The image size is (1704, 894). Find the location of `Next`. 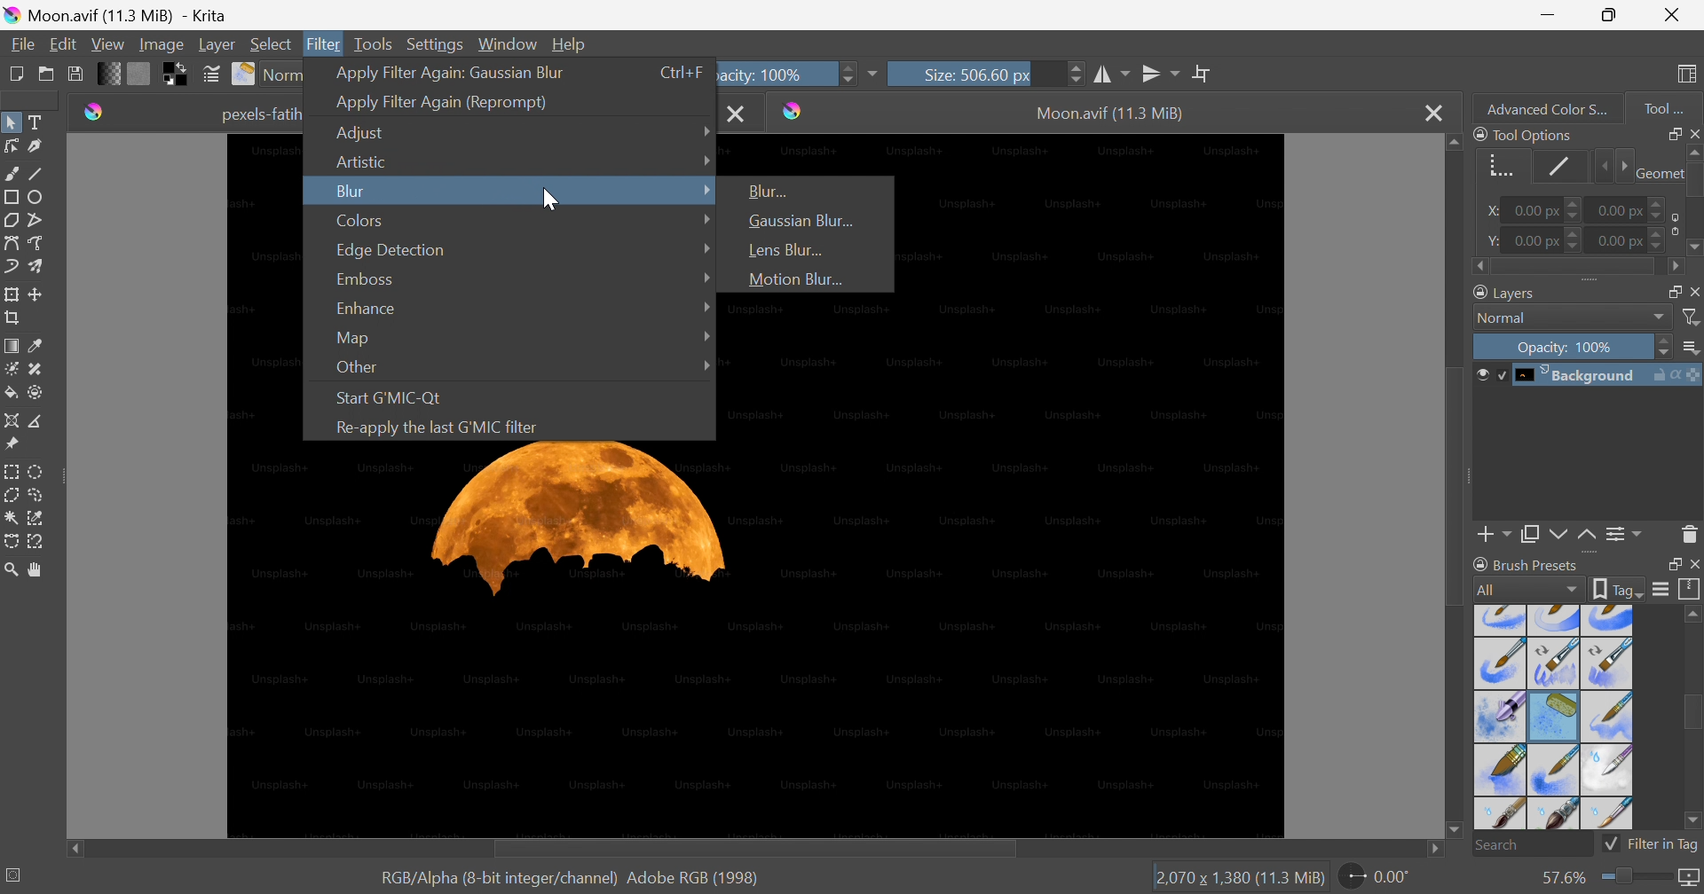

Next is located at coordinates (1621, 166).